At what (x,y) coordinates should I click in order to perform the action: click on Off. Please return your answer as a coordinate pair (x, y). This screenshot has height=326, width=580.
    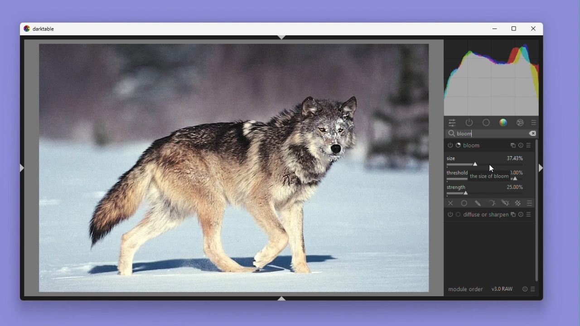
    Looking at the image, I should click on (449, 203).